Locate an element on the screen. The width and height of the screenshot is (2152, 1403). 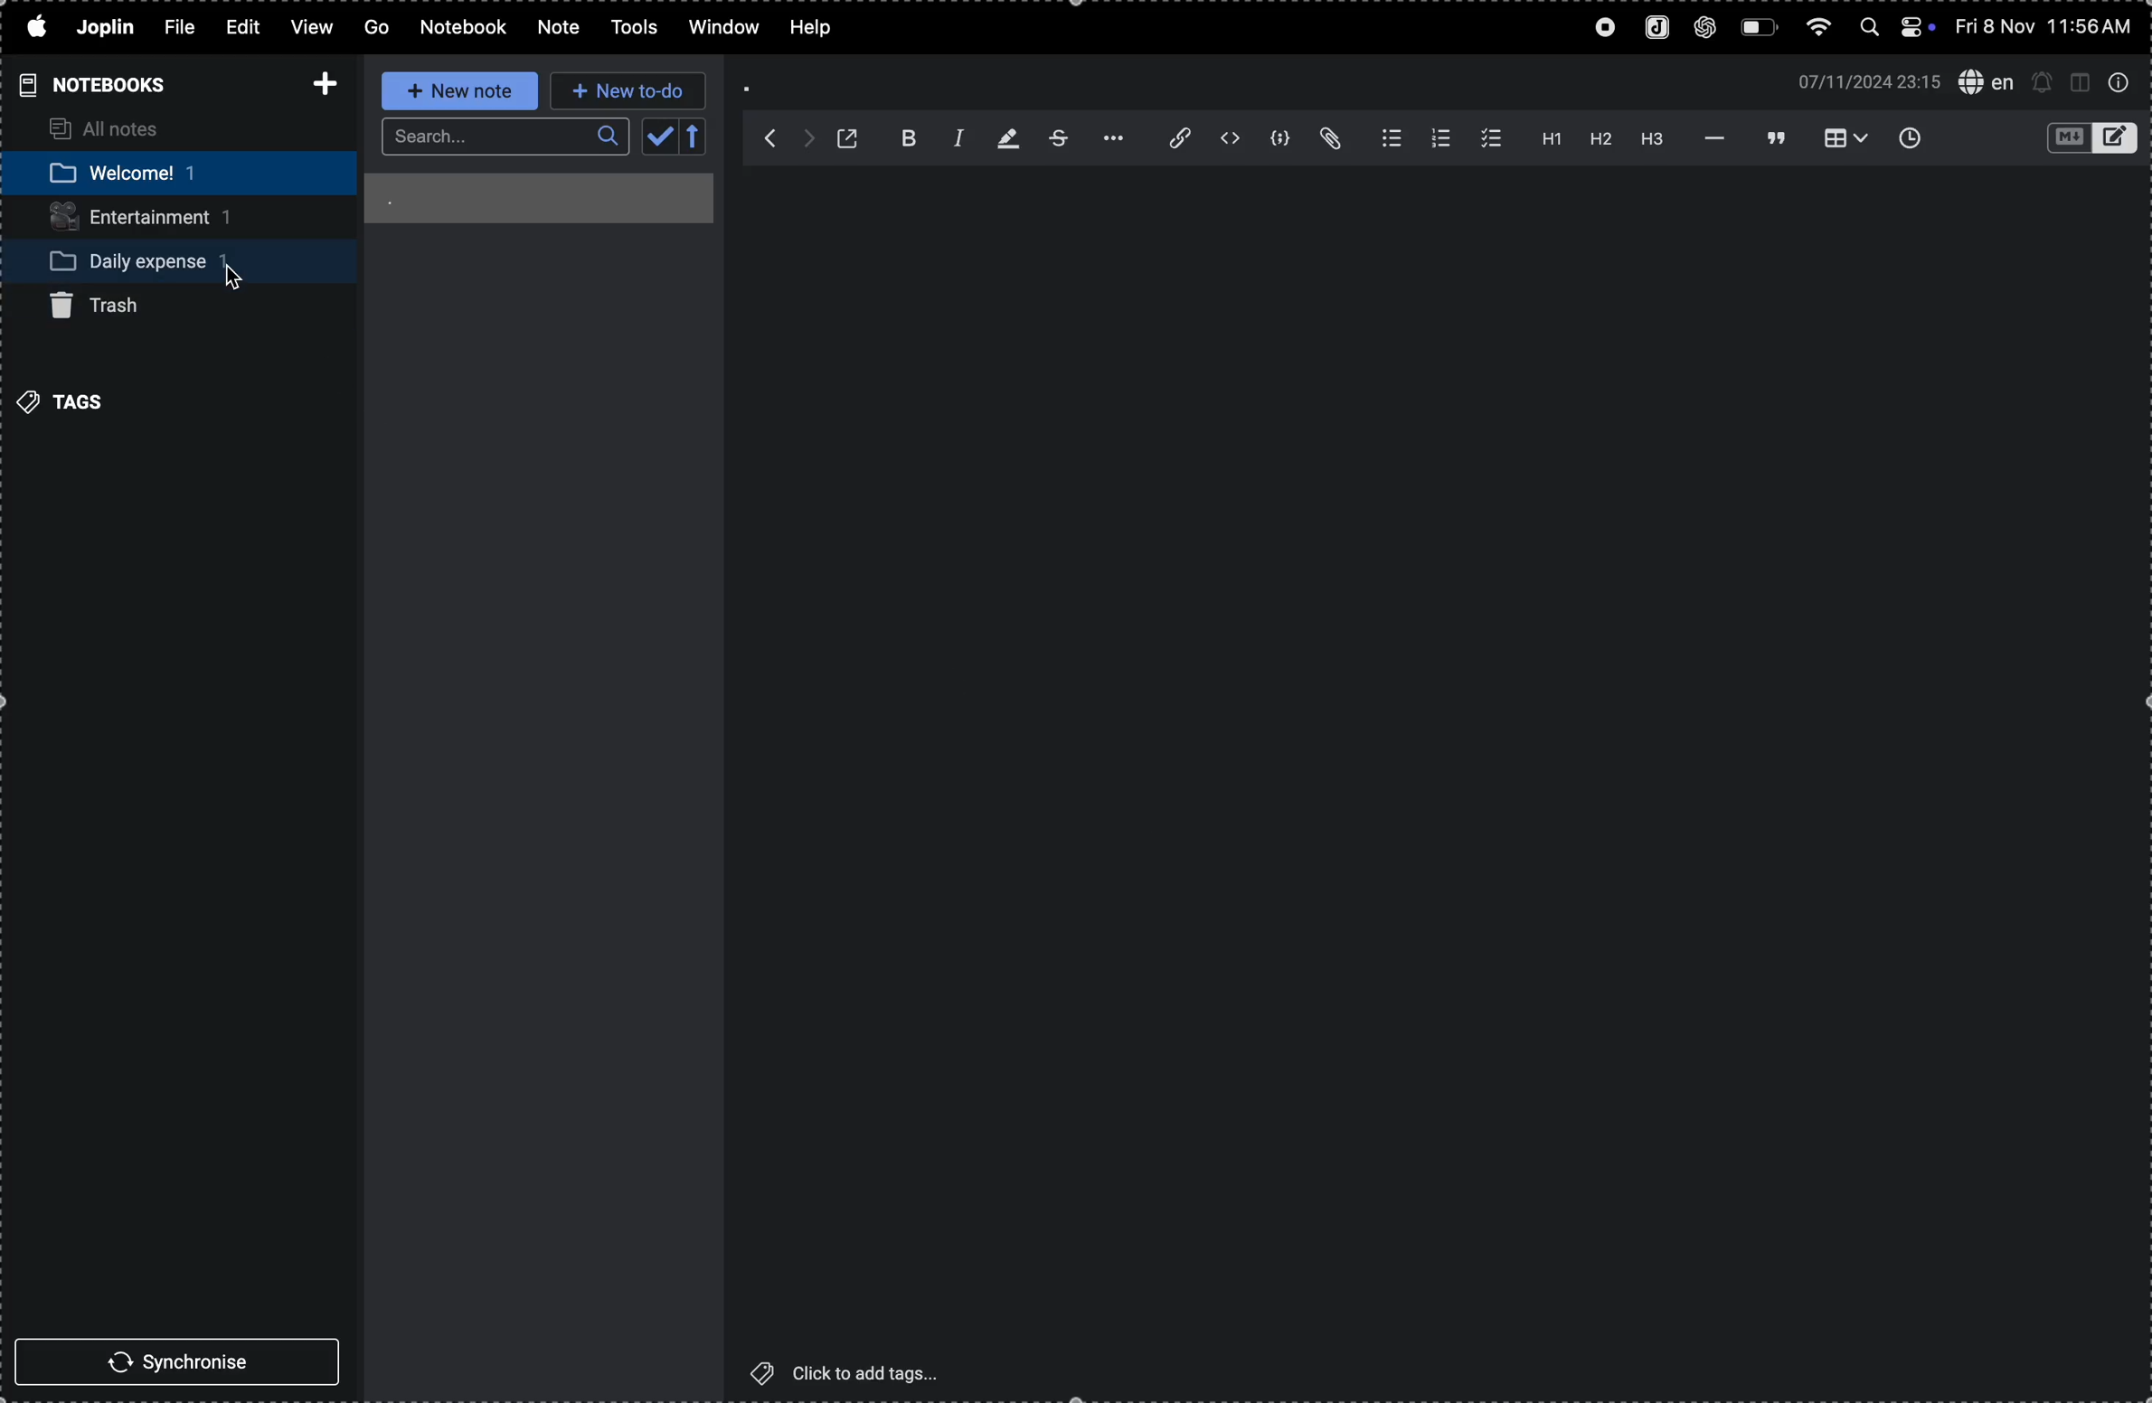
info is located at coordinates (2119, 83).